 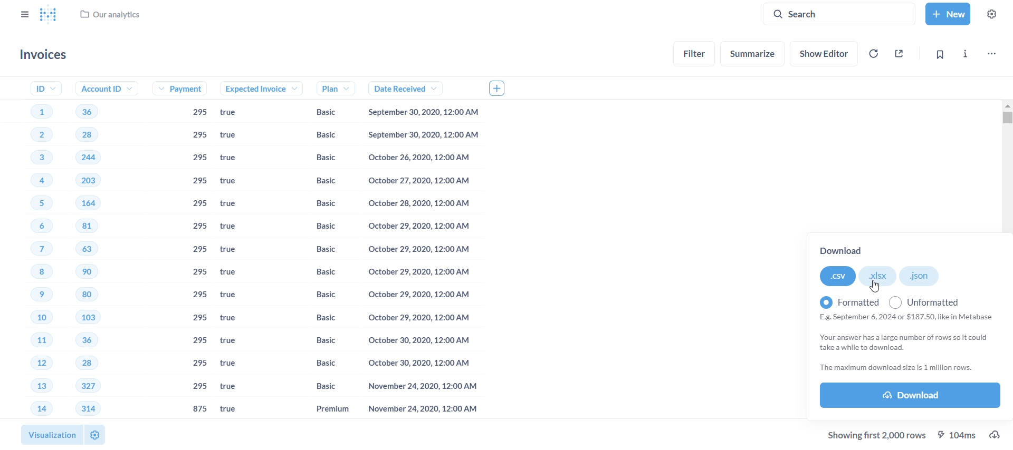 What do you see at coordinates (199, 158) in the screenshot?
I see `295` at bounding box center [199, 158].